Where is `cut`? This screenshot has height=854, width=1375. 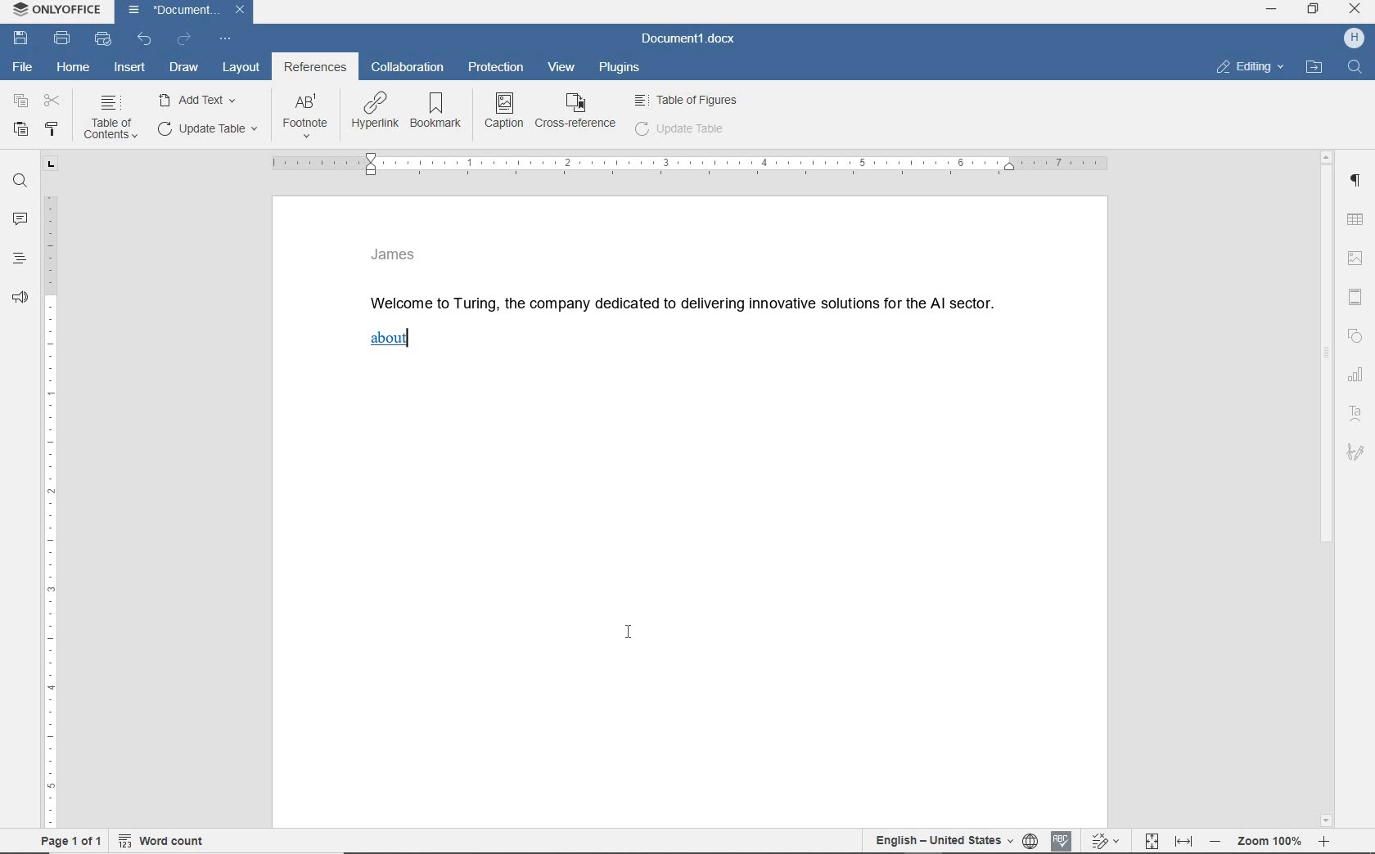
cut is located at coordinates (54, 101).